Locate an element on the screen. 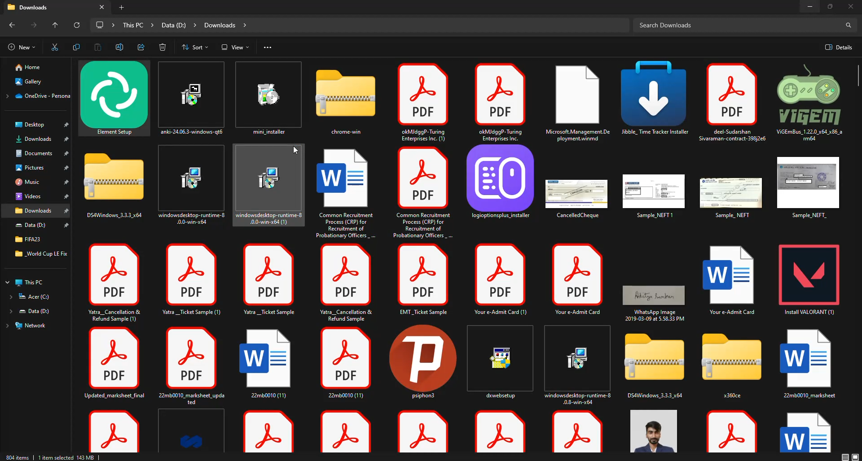 This screenshot has width=862, height=461. file is located at coordinates (198, 100).